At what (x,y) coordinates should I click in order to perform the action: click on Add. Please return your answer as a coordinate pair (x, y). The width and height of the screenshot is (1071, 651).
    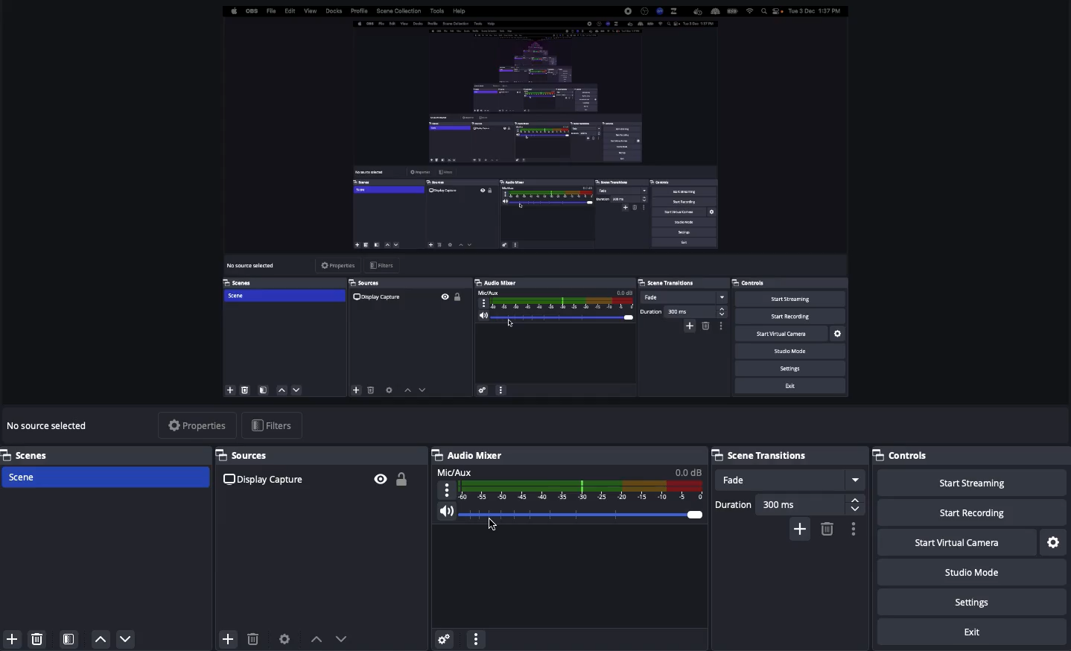
    Looking at the image, I should click on (226, 636).